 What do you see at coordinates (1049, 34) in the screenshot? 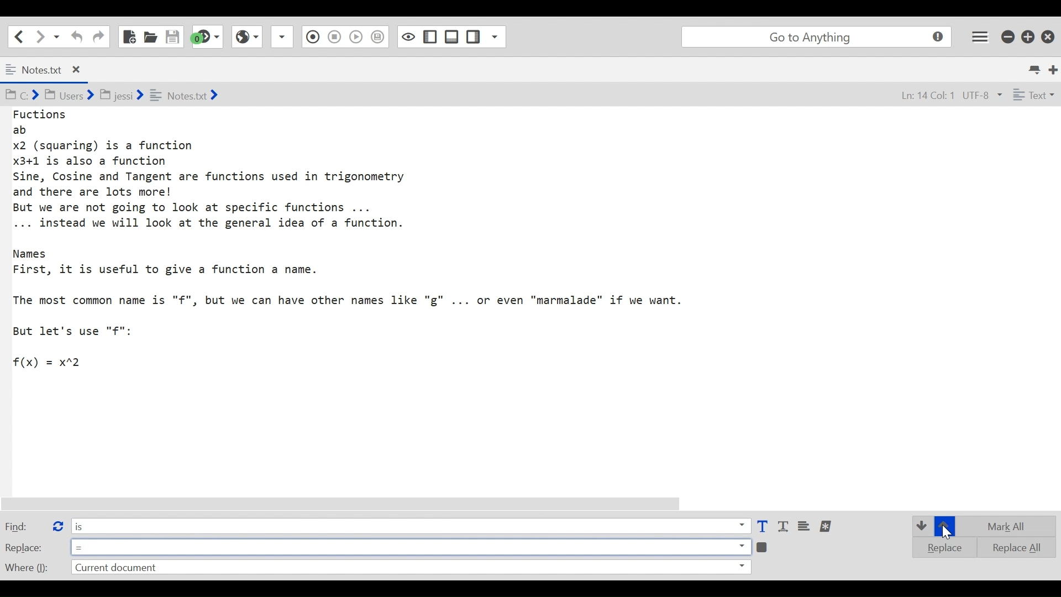
I see `Close` at bounding box center [1049, 34].